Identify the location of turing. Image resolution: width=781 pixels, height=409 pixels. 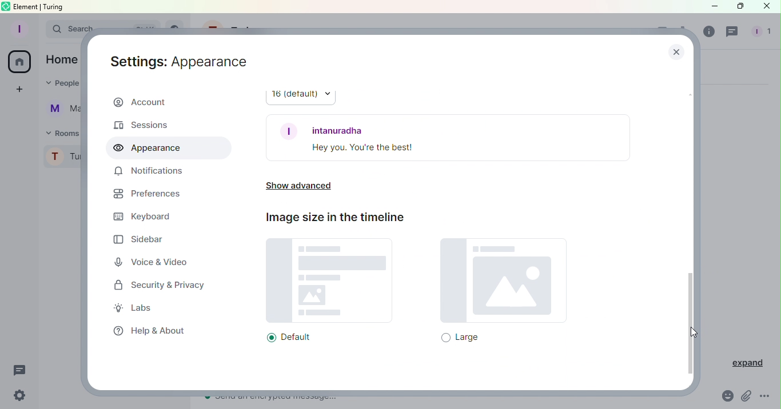
(55, 7).